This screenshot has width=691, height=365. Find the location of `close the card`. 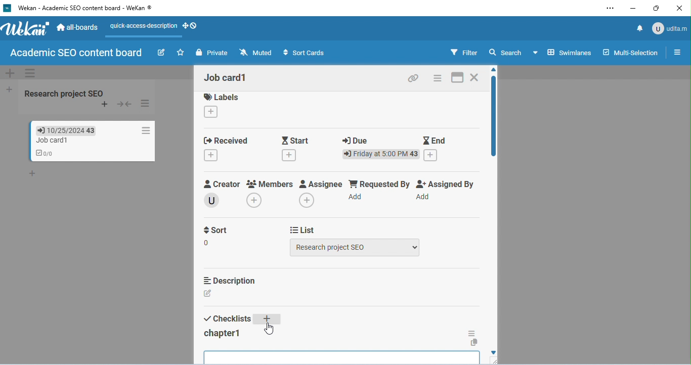

close the card is located at coordinates (476, 77).